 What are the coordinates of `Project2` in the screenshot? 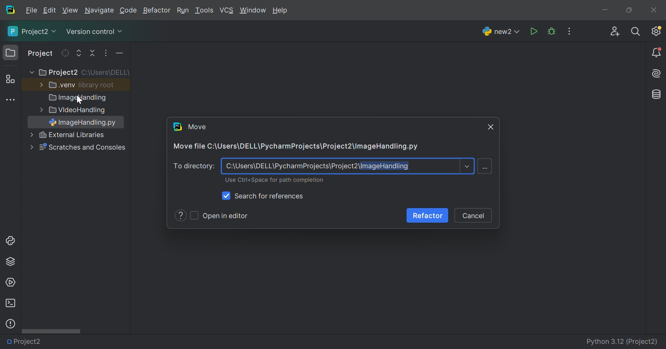 It's located at (33, 31).